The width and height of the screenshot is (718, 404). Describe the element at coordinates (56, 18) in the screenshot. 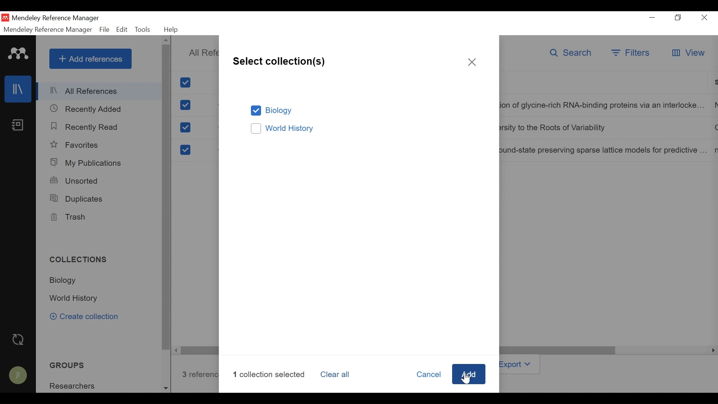

I see `Mendeley Reference Manager` at that location.